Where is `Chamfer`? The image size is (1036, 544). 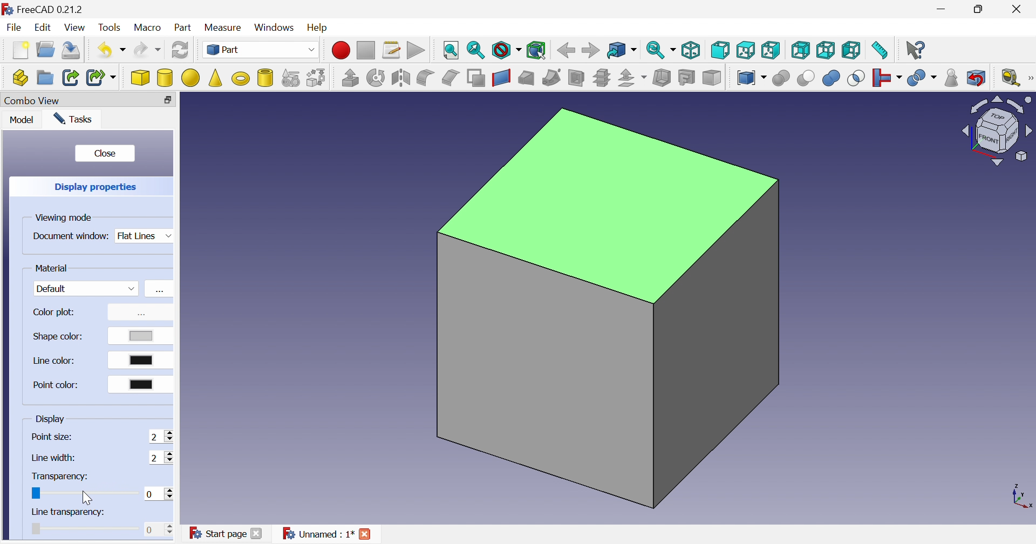 Chamfer is located at coordinates (452, 78).